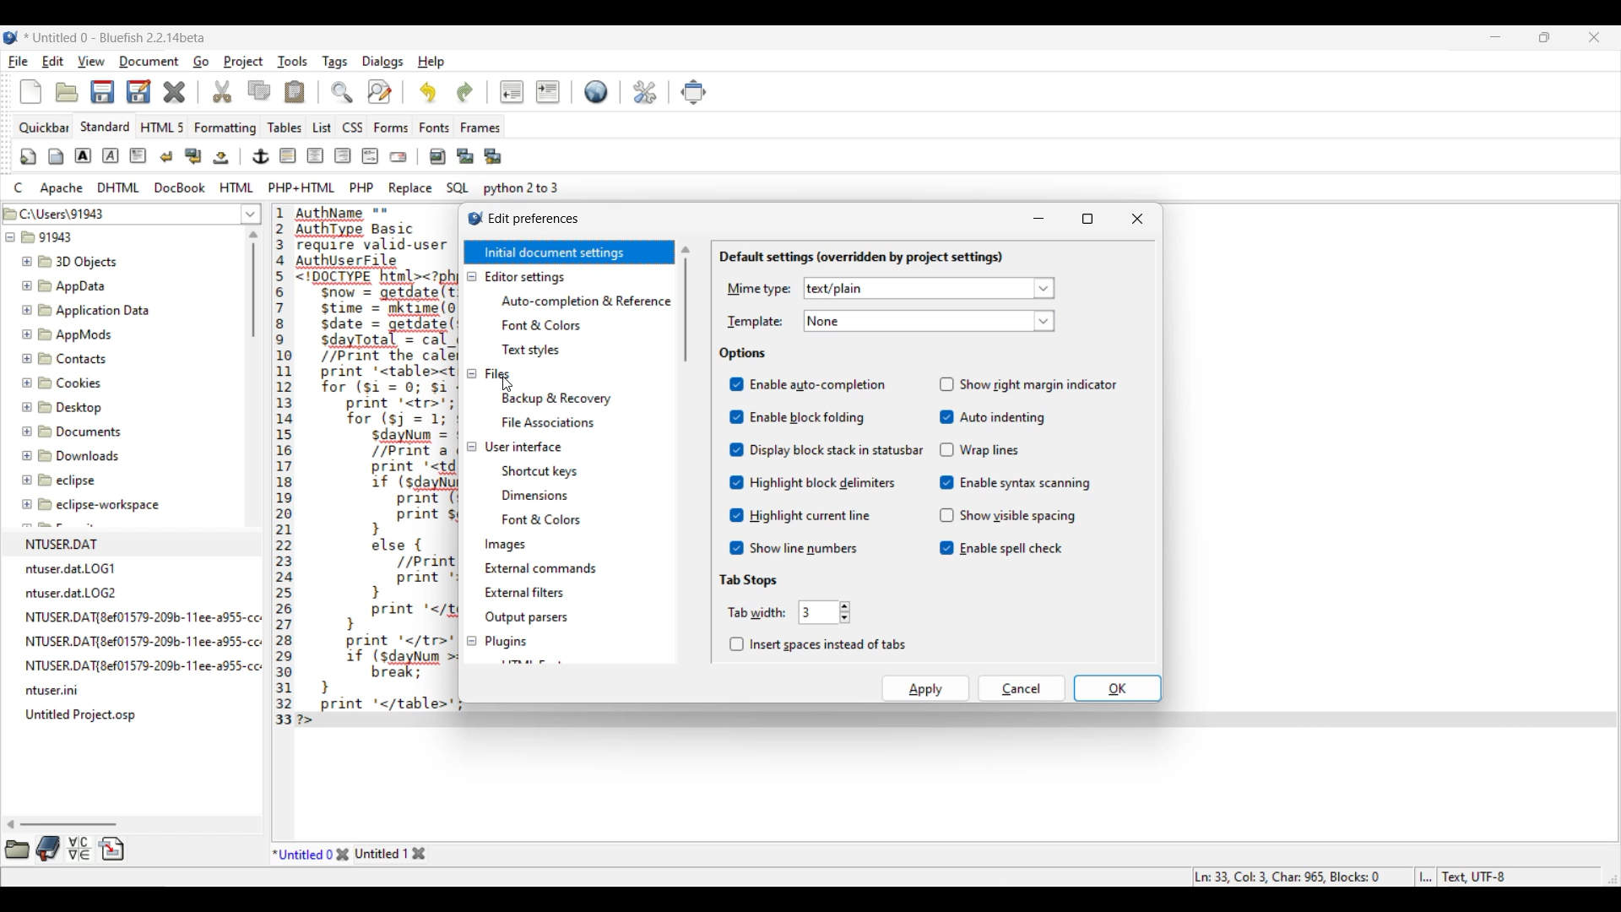 This screenshot has height=912, width=1621. Describe the element at coordinates (1022, 688) in the screenshot. I see `Cancel` at that location.